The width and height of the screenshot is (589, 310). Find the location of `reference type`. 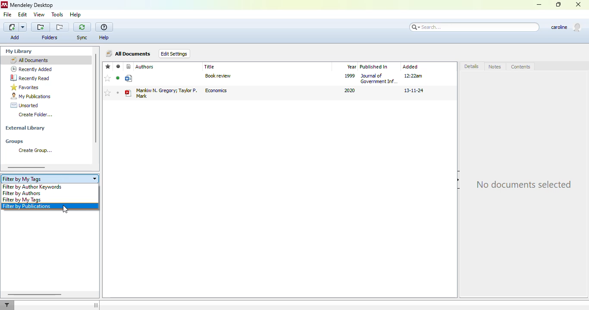

reference type is located at coordinates (129, 66).